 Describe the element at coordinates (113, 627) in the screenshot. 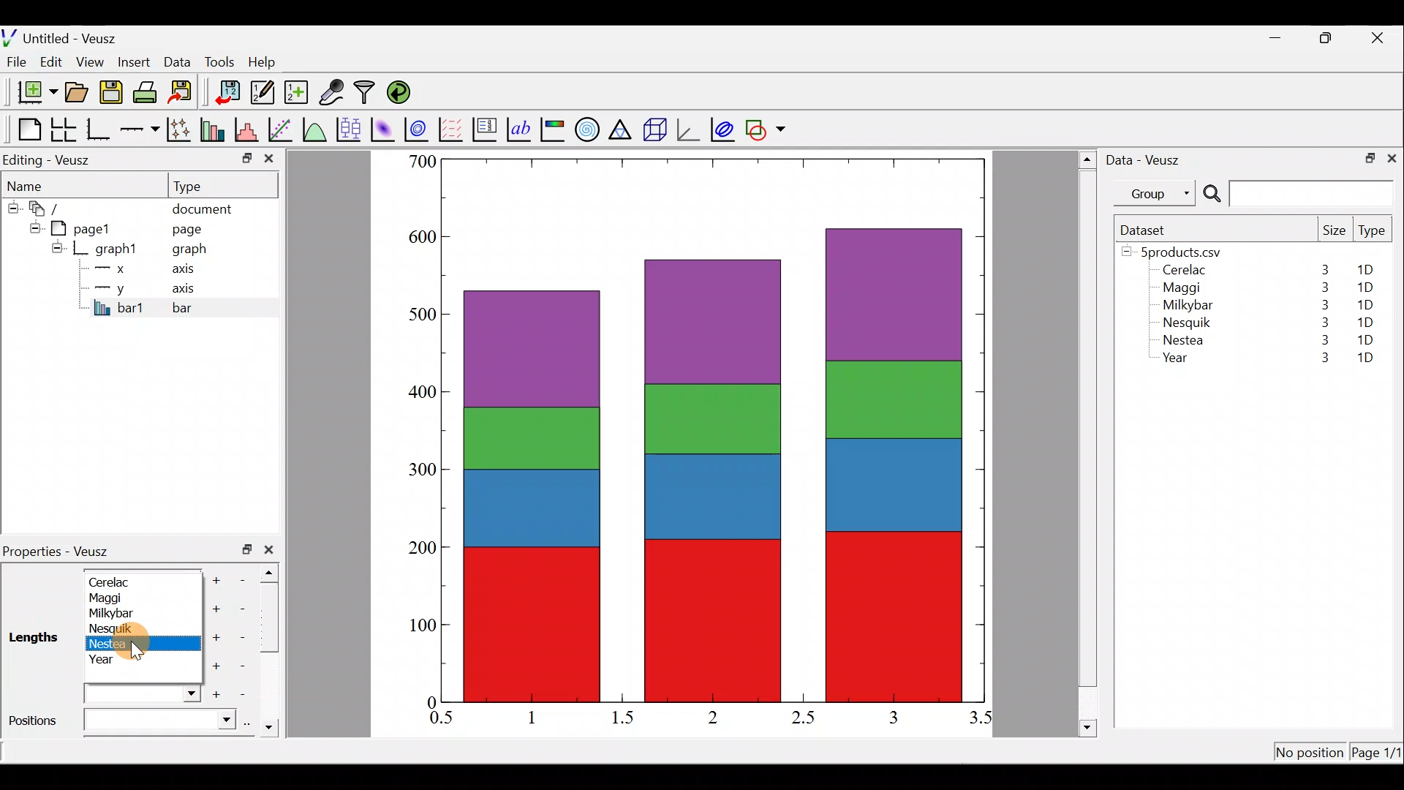

I see `Nesquik` at that location.